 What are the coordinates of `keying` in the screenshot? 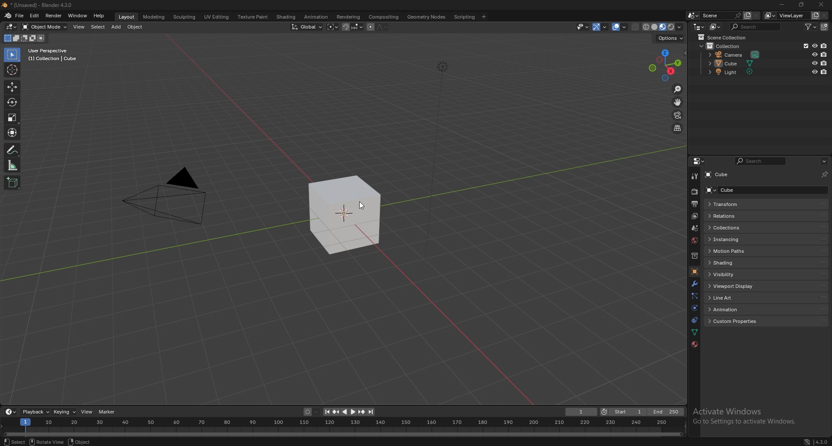 It's located at (64, 412).